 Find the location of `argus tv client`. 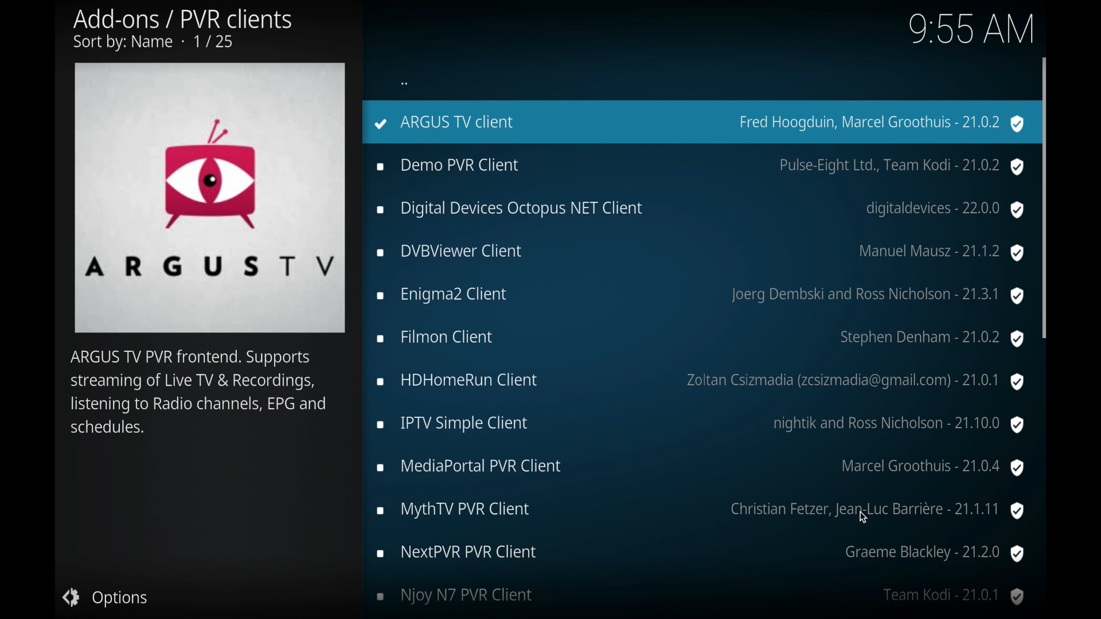

argus tv client is located at coordinates (697, 122).